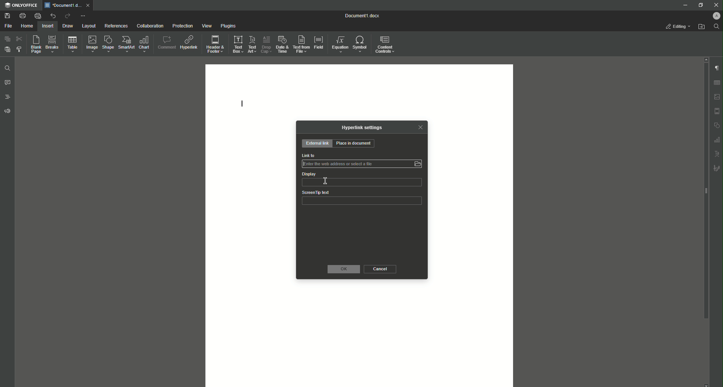 The height and width of the screenshot is (387, 723). I want to click on ScreenTip text, so click(316, 192).